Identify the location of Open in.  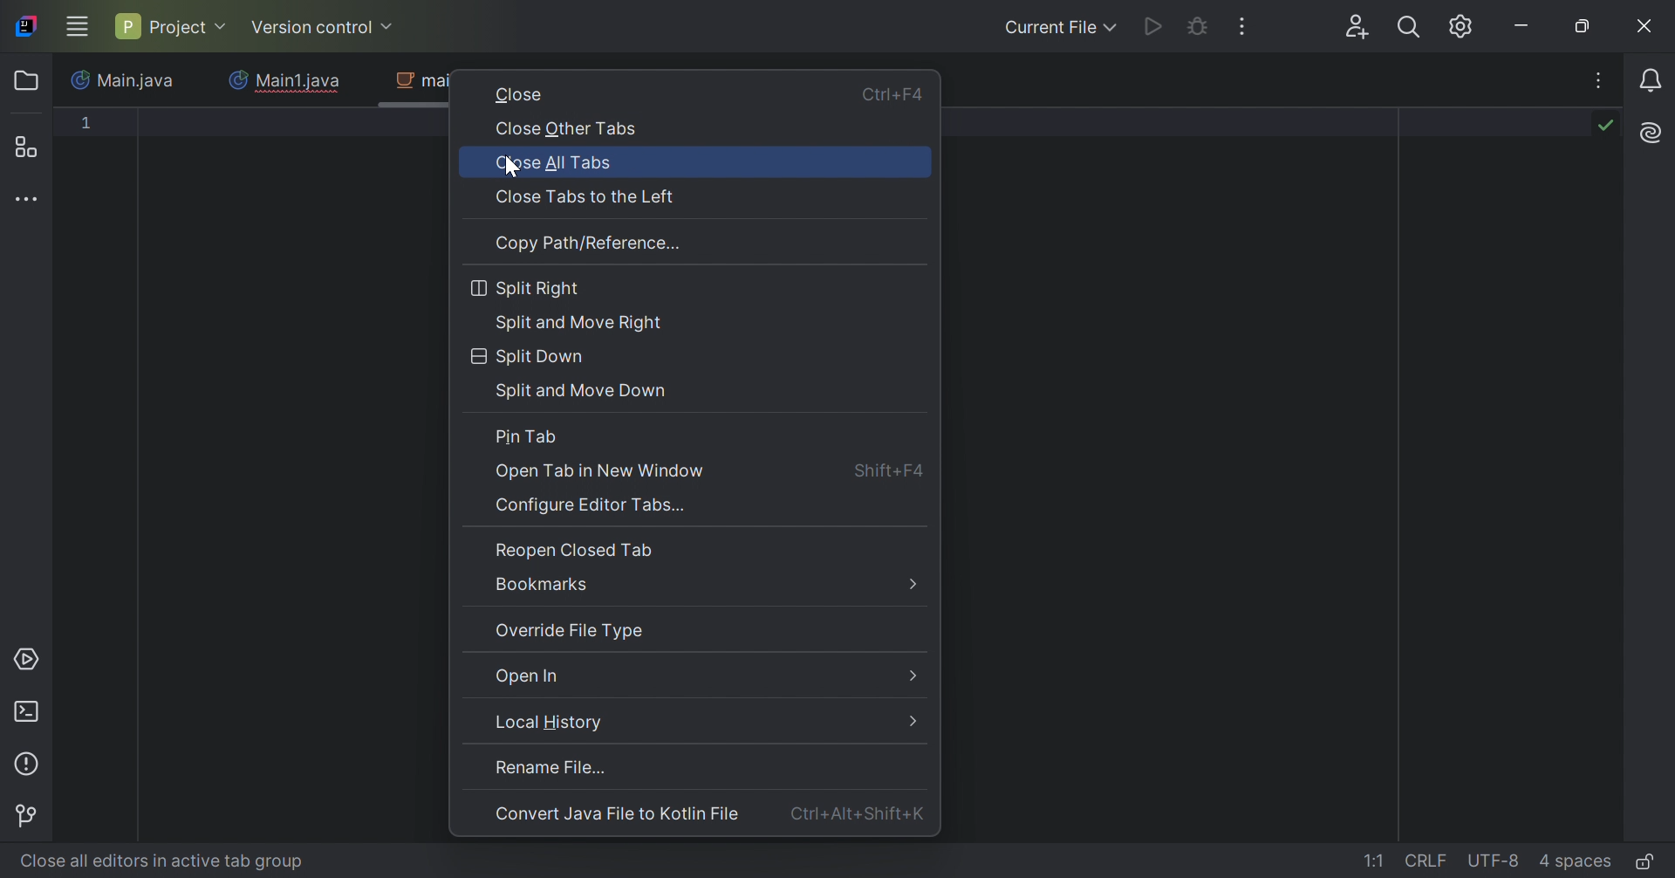
(701, 676).